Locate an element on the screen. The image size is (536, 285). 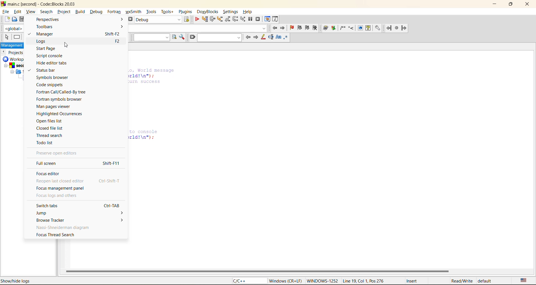
> is located at coordinates (113, 212).